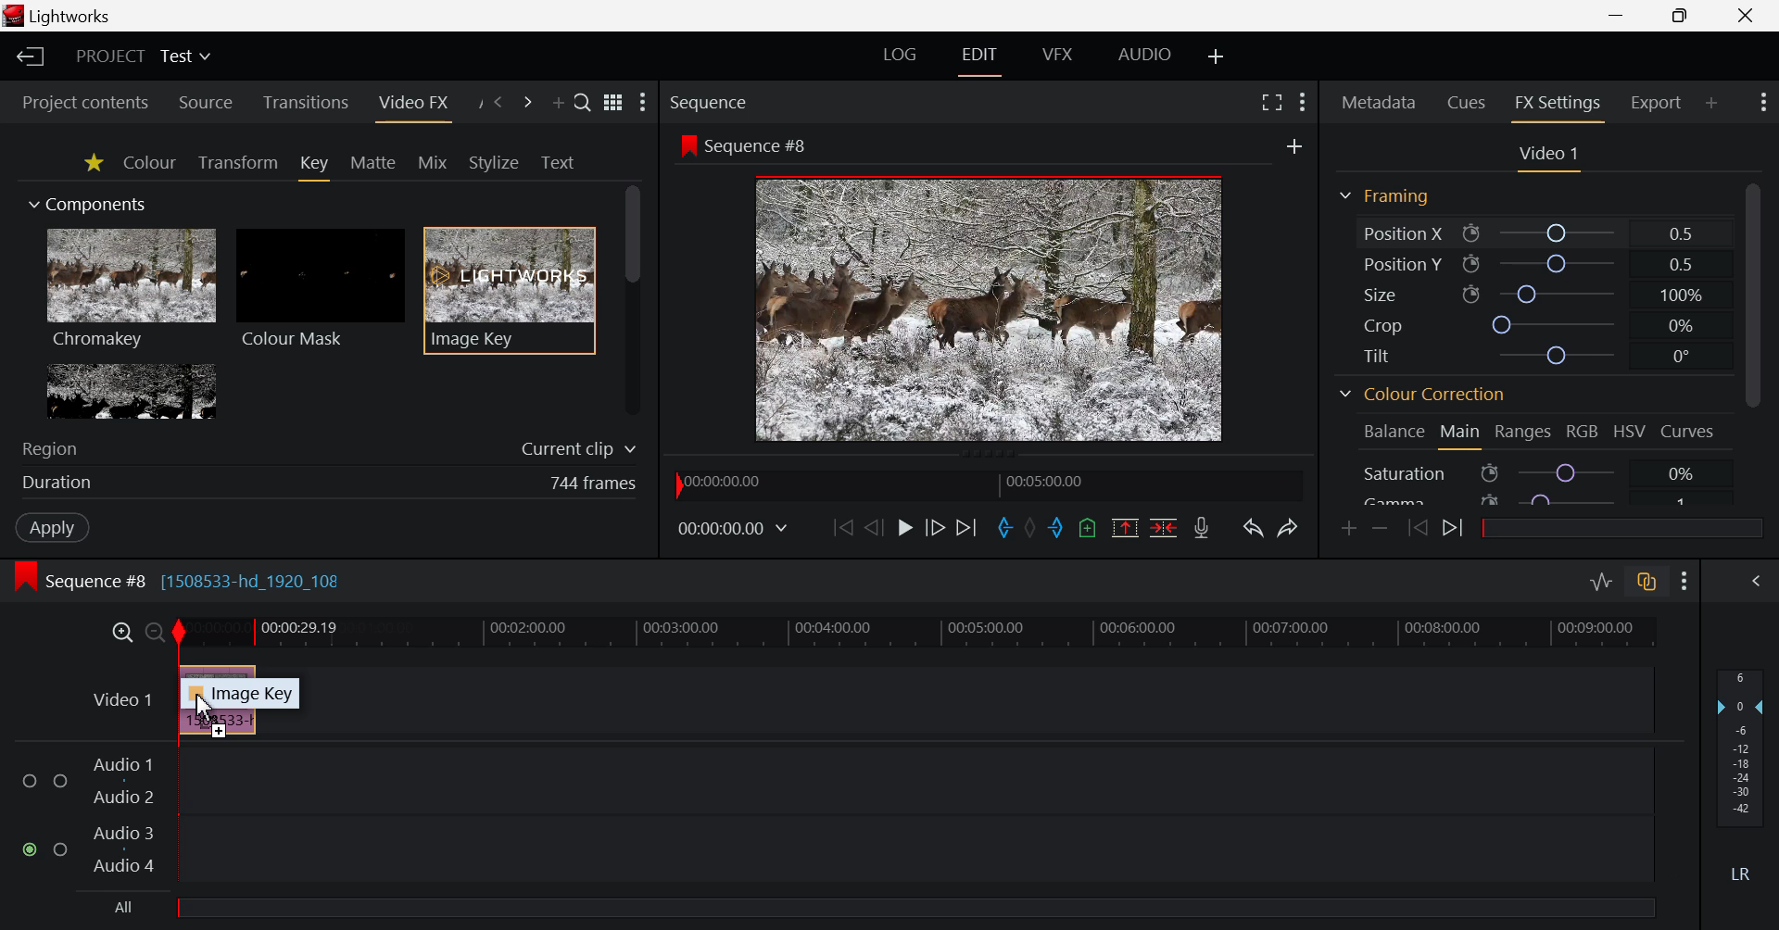  What do you see at coordinates (1058, 527) in the screenshot?
I see `Mark Out` at bounding box center [1058, 527].